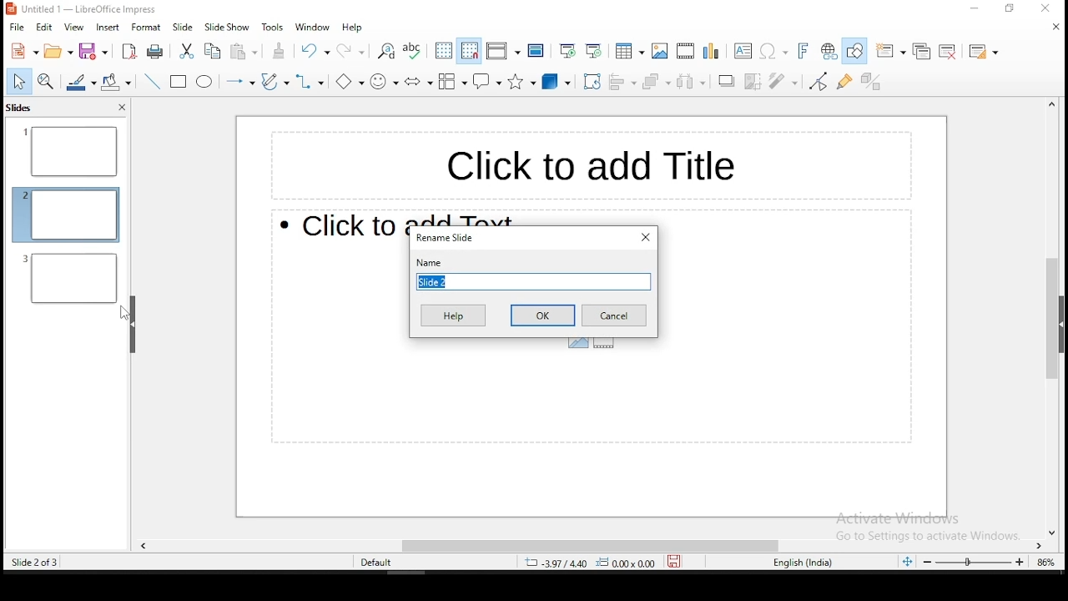 Image resolution: width=1068 pixels, height=601 pixels. Describe the element at coordinates (1050, 8) in the screenshot. I see `close window` at that location.